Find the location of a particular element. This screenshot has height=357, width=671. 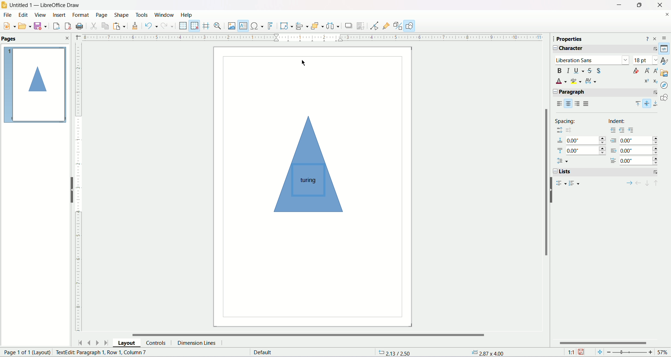

Maximize is located at coordinates (638, 5).